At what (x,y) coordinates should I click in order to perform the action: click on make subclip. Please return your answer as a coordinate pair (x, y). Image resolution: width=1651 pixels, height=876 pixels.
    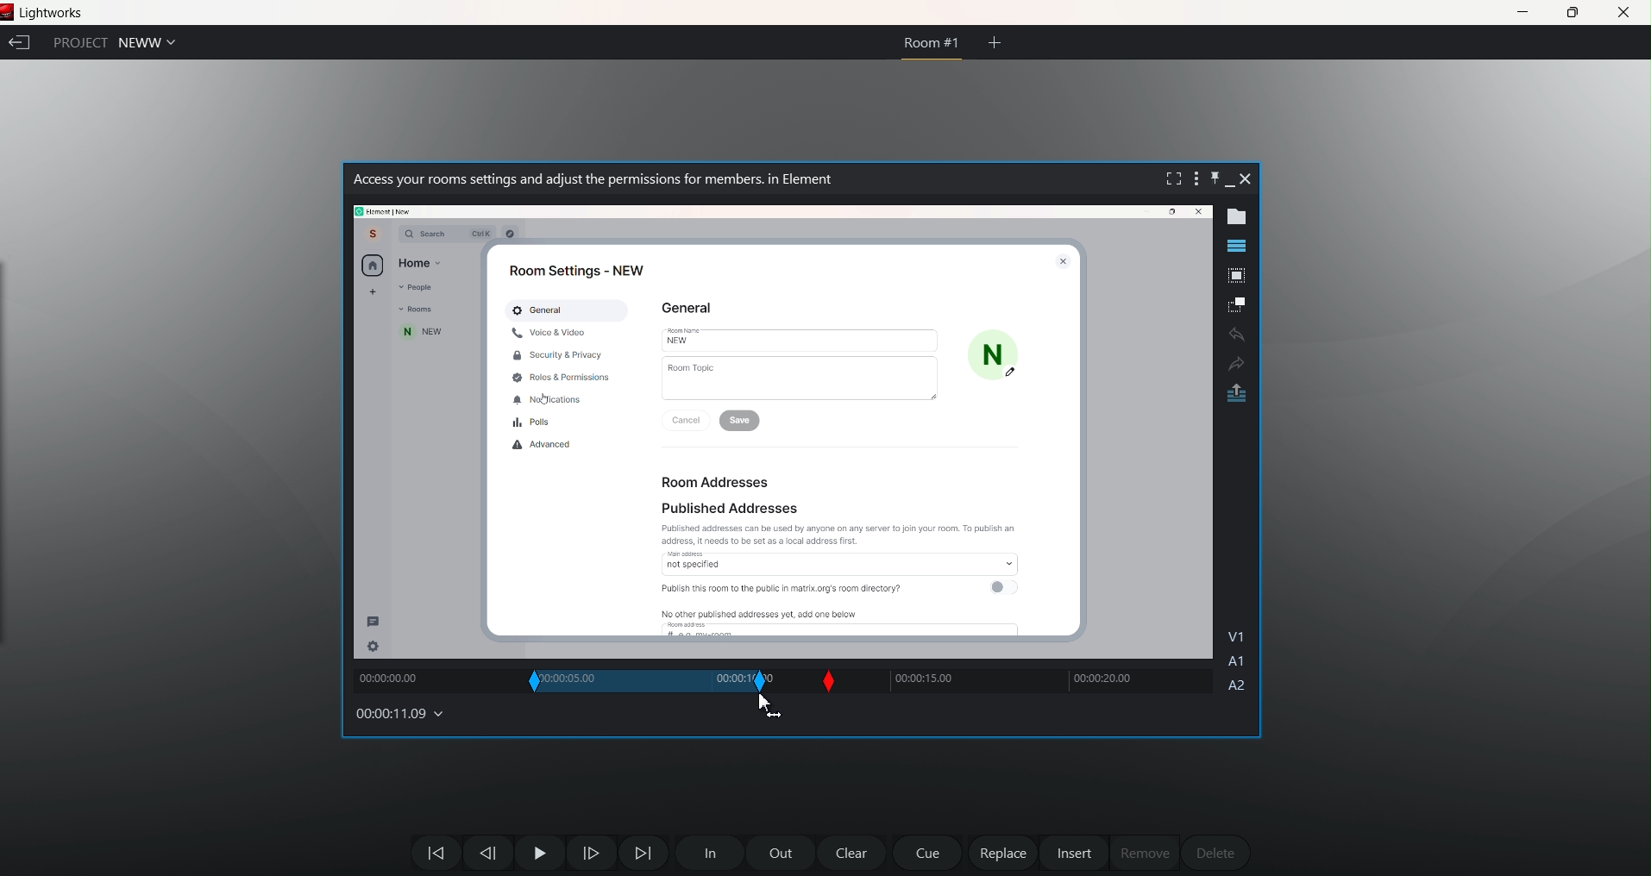
    Looking at the image, I should click on (1238, 303).